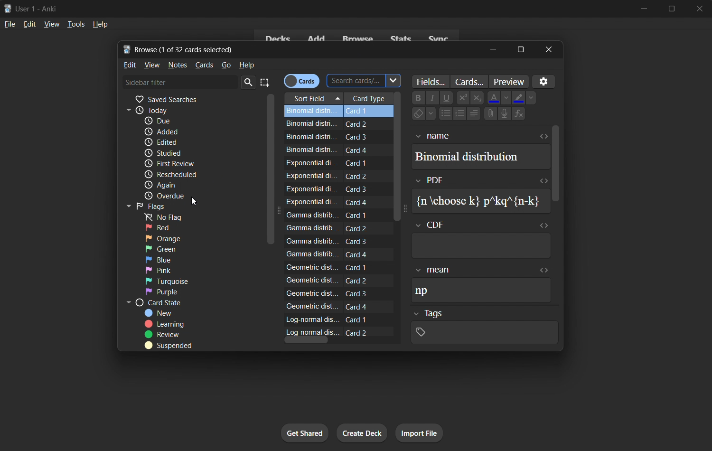 This screenshot has width=712, height=451. Describe the element at coordinates (176, 238) in the screenshot. I see `orange` at that location.